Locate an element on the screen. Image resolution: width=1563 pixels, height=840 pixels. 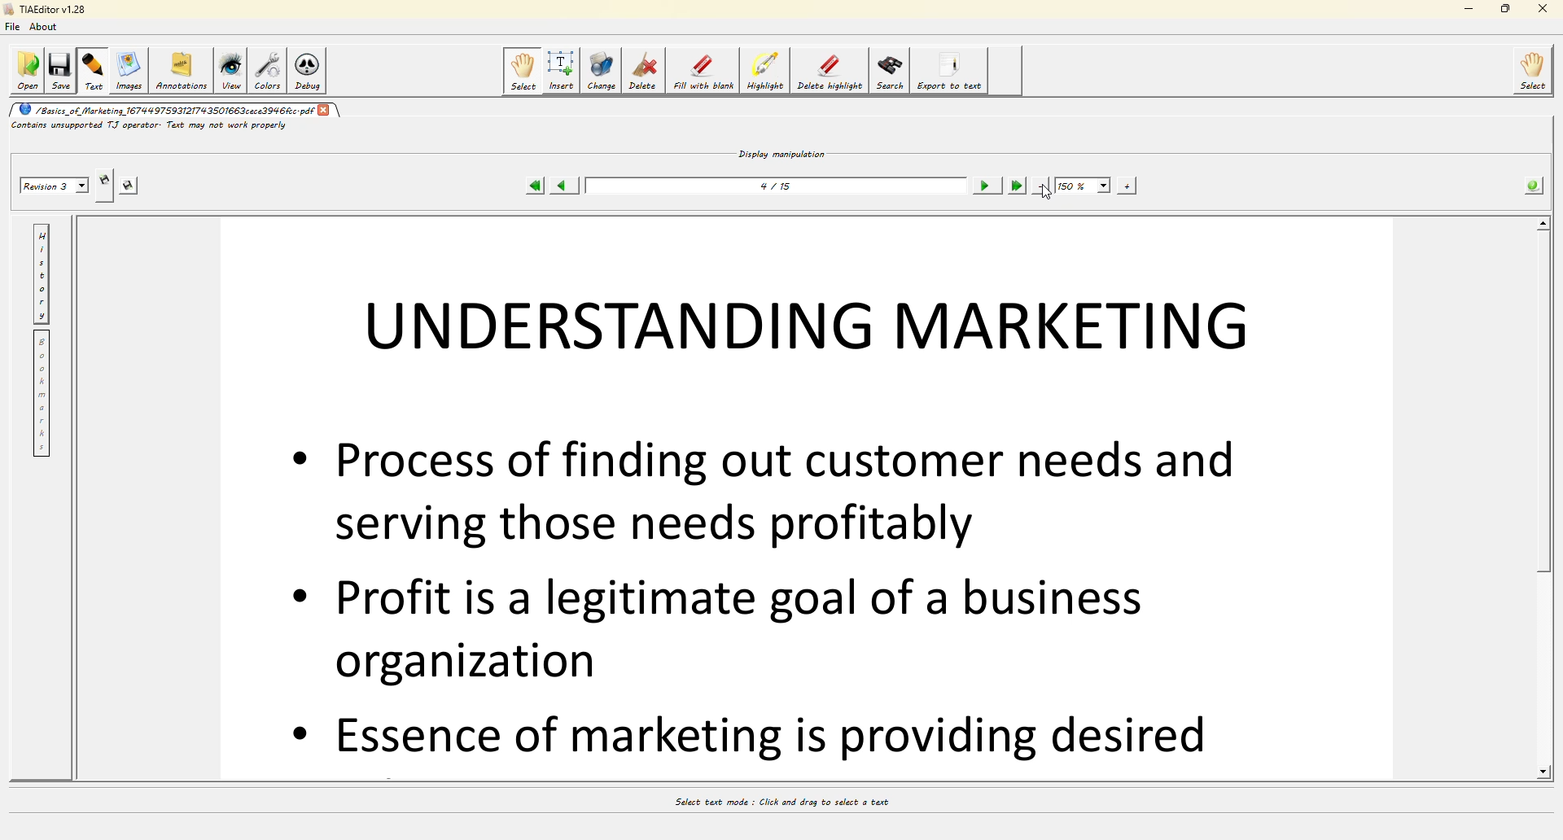
debug is located at coordinates (309, 69).